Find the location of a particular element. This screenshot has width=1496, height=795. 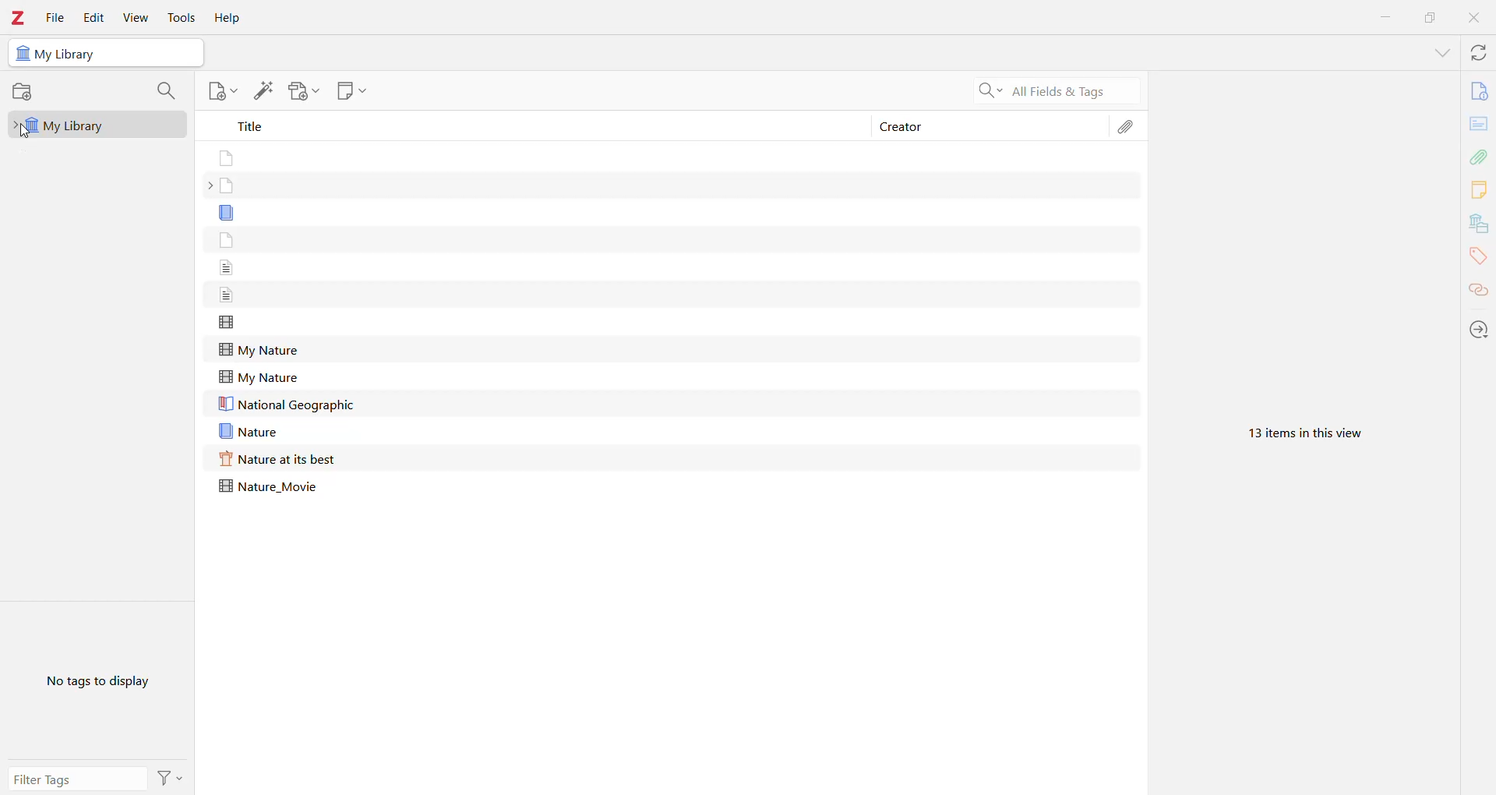

Library icon is located at coordinates (20, 55).